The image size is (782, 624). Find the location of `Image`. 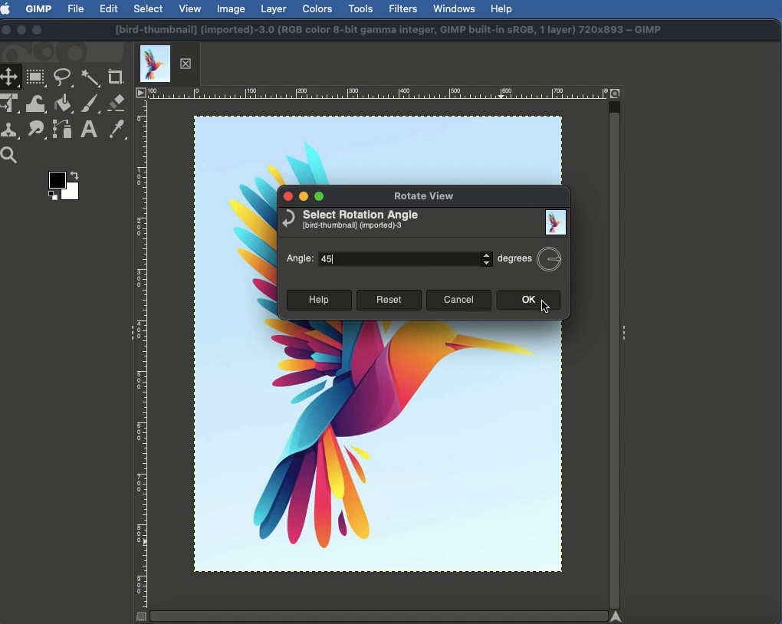

Image is located at coordinates (557, 223).